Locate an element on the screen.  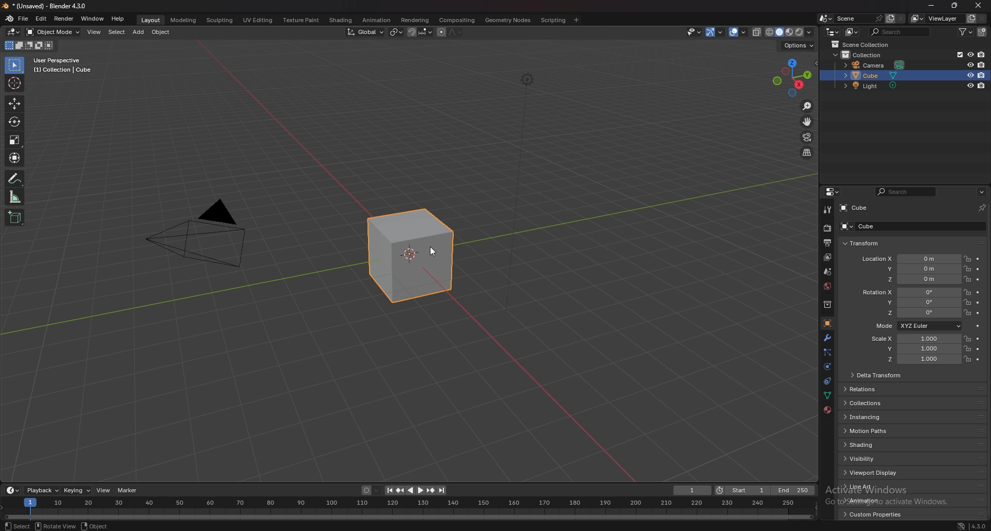
cursor is located at coordinates (14, 83).